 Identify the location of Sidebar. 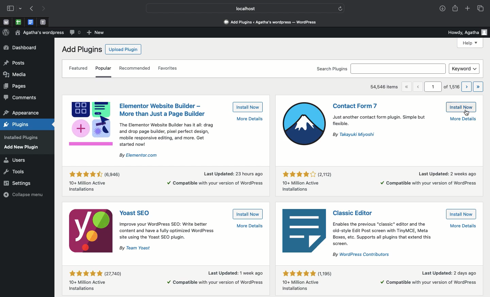
(11, 9).